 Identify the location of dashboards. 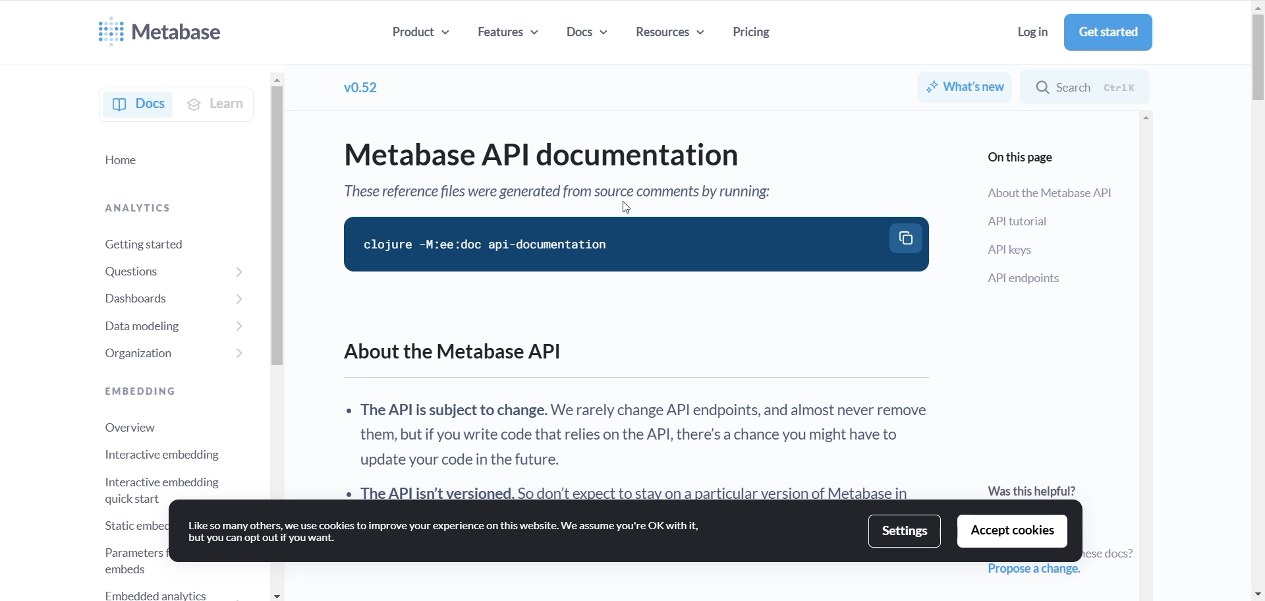
(155, 298).